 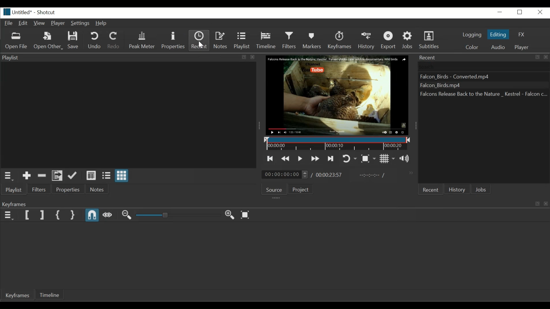 What do you see at coordinates (275, 189) in the screenshot?
I see `Source` at bounding box center [275, 189].